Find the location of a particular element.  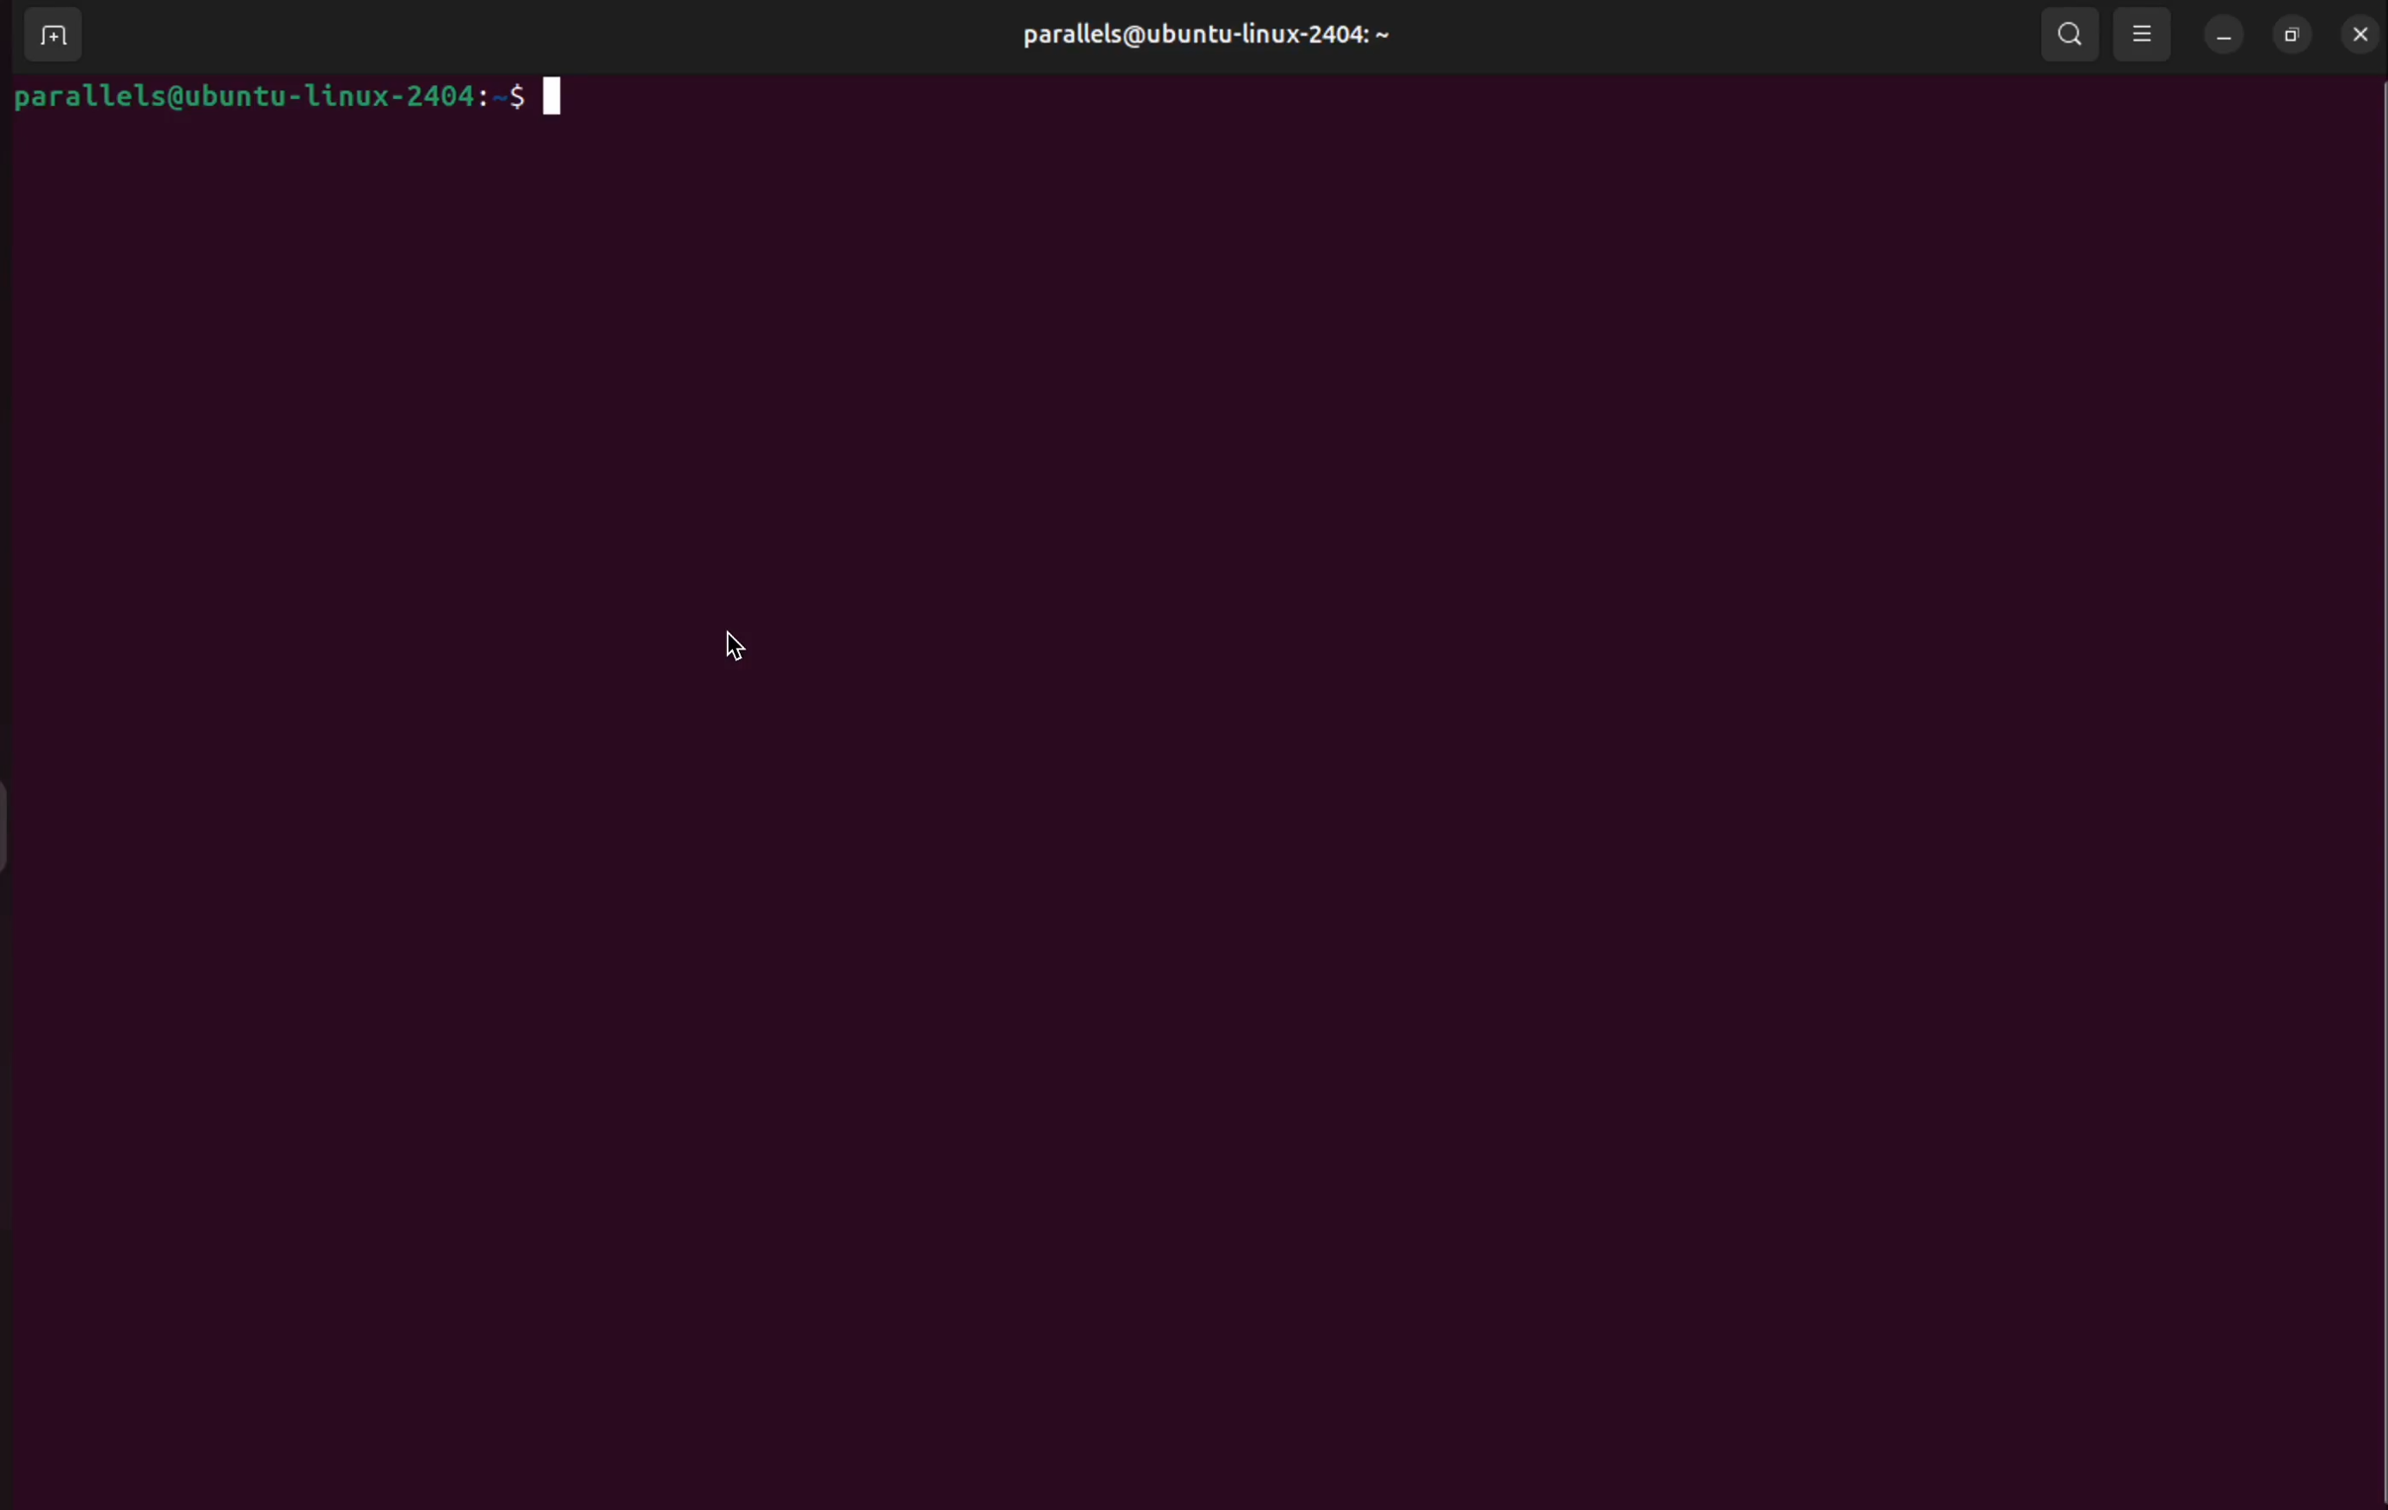

bash prompt is located at coordinates (297, 96).